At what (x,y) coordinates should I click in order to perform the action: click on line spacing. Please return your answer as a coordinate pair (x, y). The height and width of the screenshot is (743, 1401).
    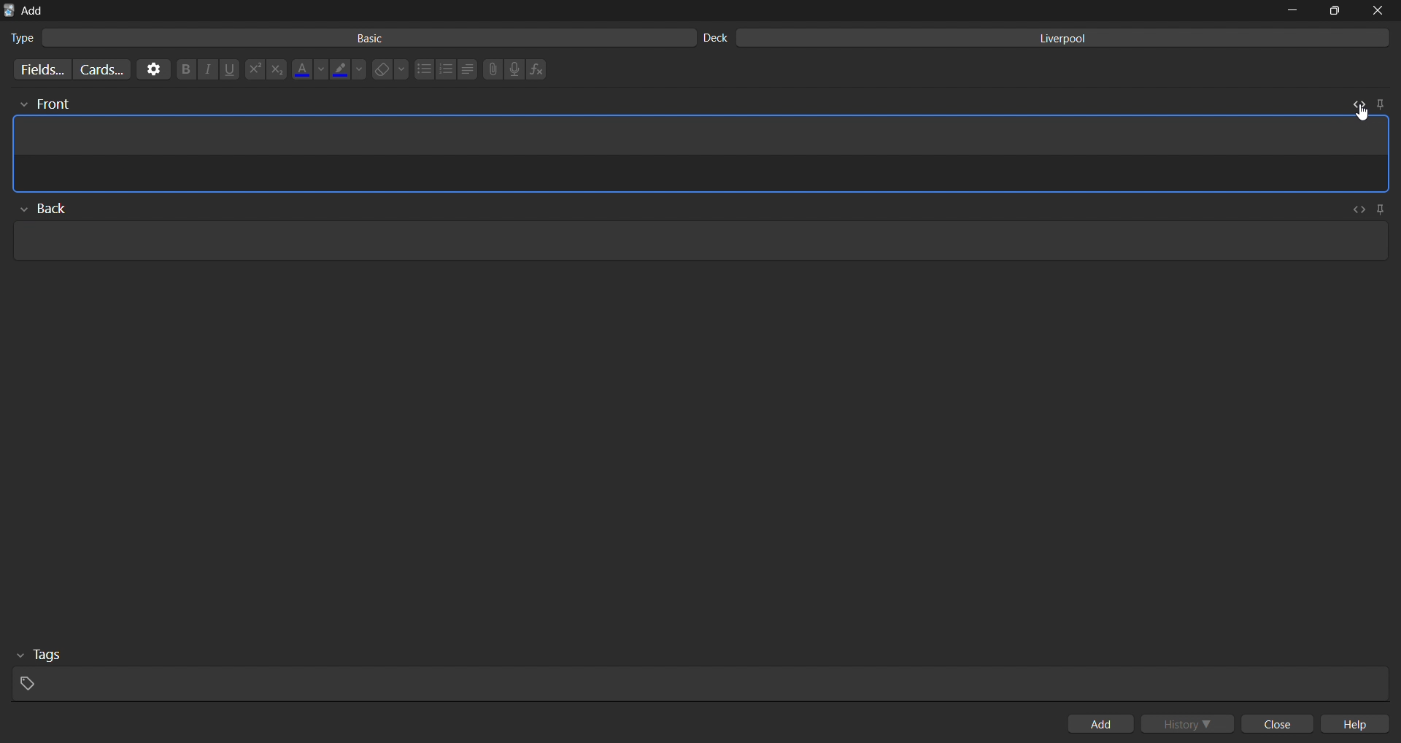
    Looking at the image, I should click on (467, 69).